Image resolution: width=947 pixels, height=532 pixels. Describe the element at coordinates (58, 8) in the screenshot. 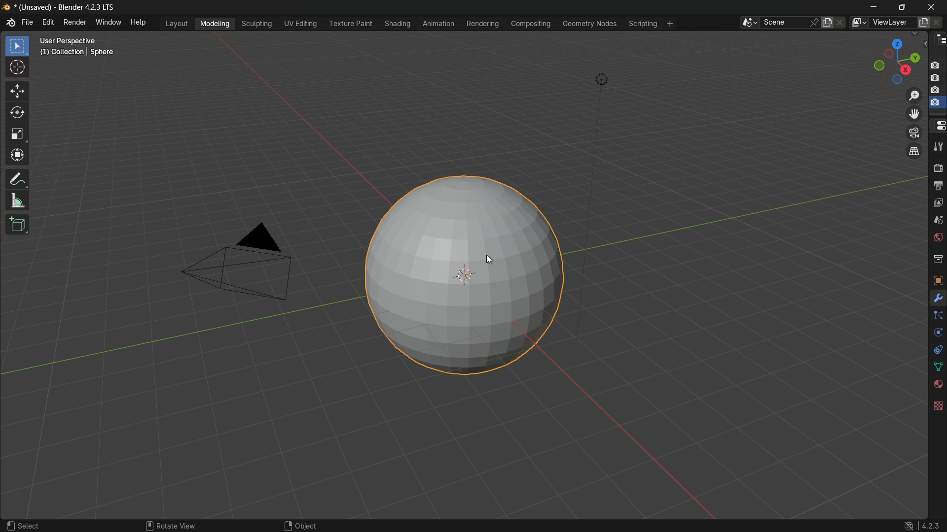

I see `(unsaved) blender 4.2.3 LTS` at that location.